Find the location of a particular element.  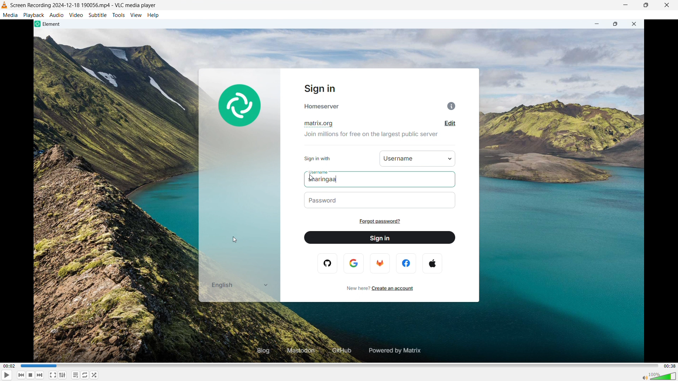

join millions for free on the largest public server. is located at coordinates (375, 137).